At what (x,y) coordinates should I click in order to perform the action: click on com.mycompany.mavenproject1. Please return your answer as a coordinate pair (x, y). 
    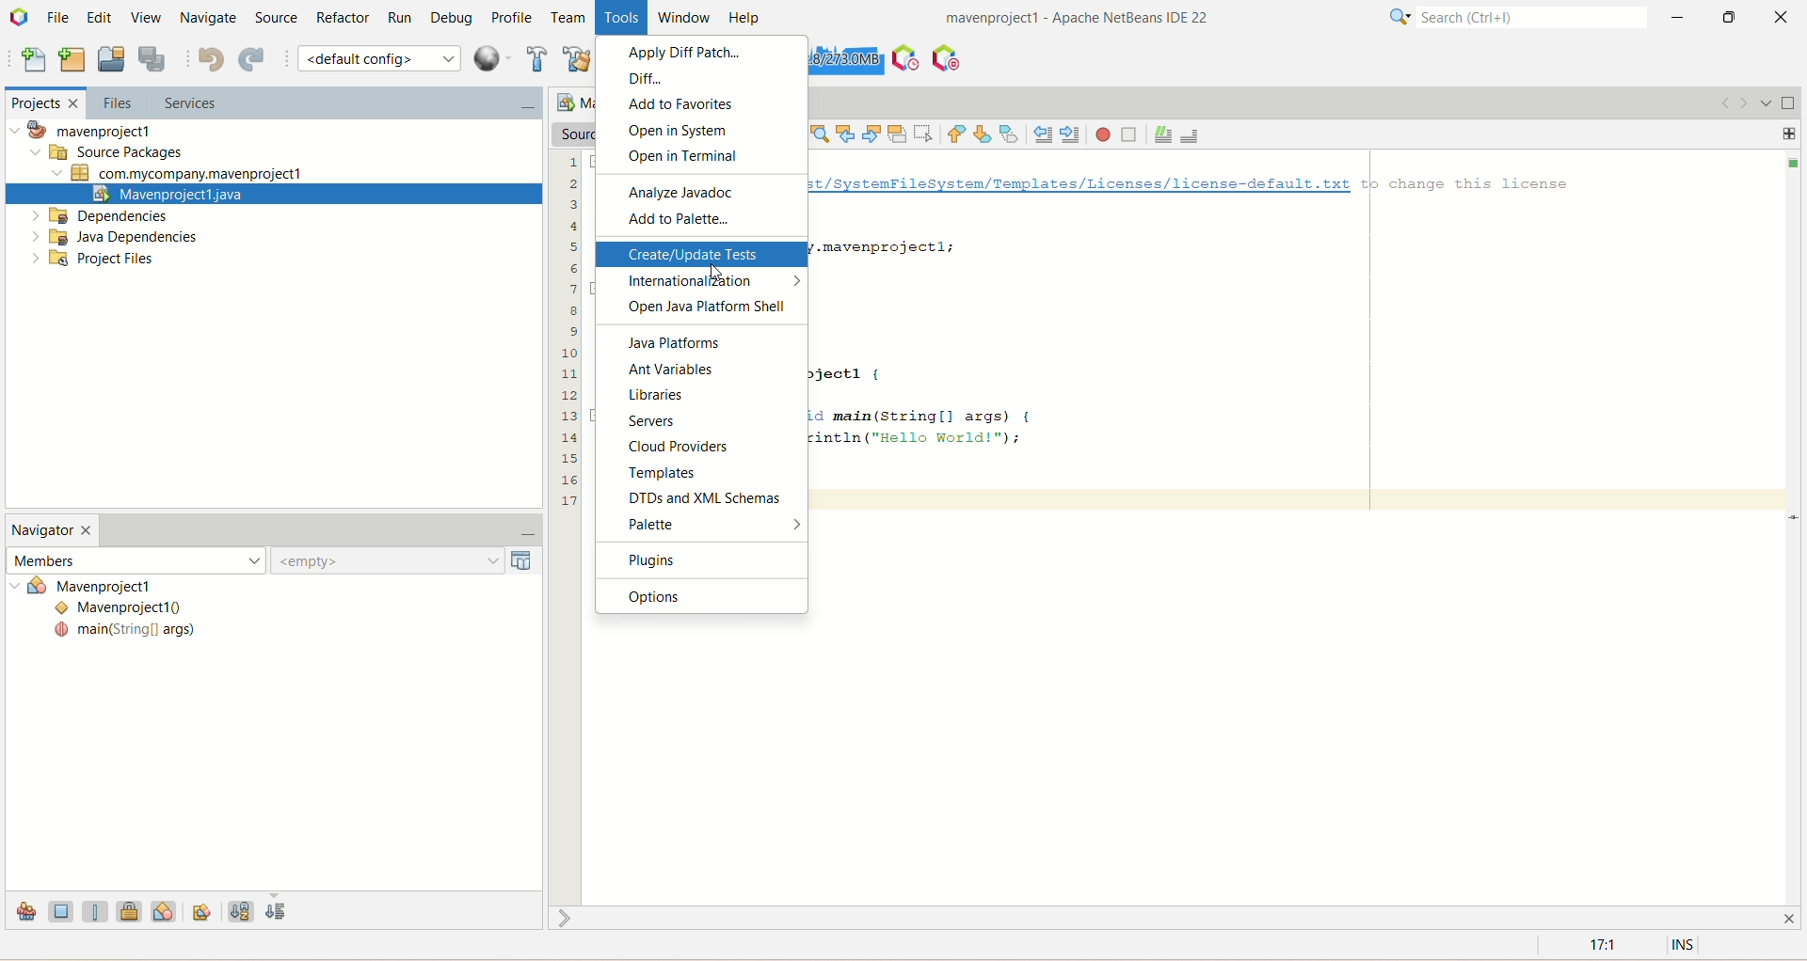
    Looking at the image, I should click on (180, 174).